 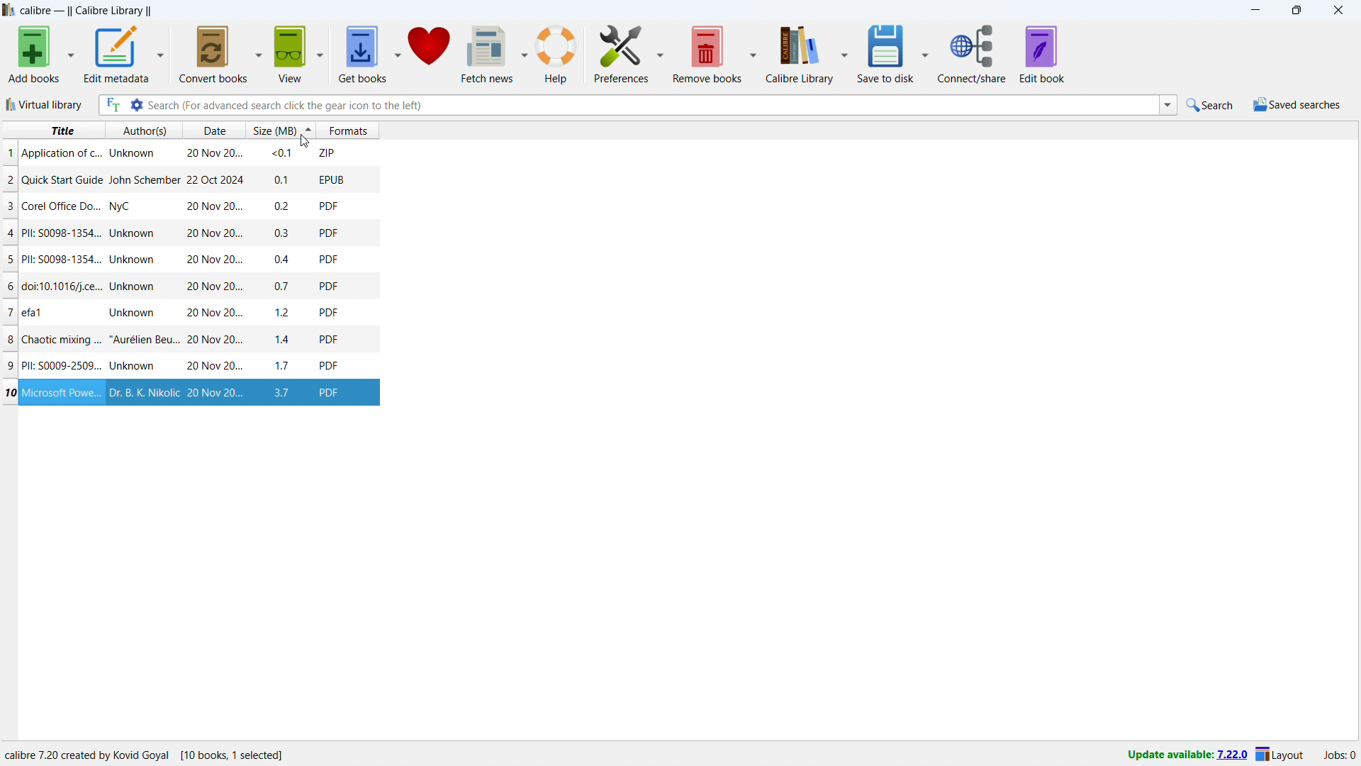 What do you see at coordinates (283, 259) in the screenshot?
I see `size` at bounding box center [283, 259].